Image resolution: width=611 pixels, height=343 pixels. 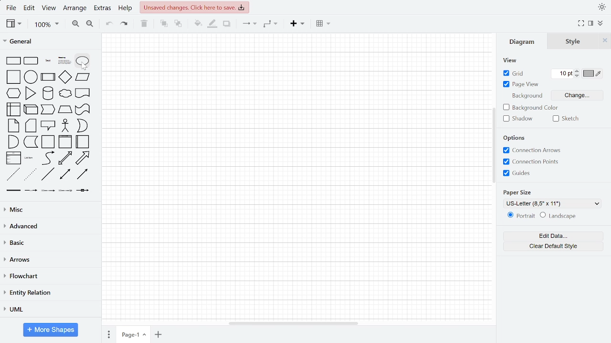 I want to click on connector with 3 label, so click(x=65, y=192).